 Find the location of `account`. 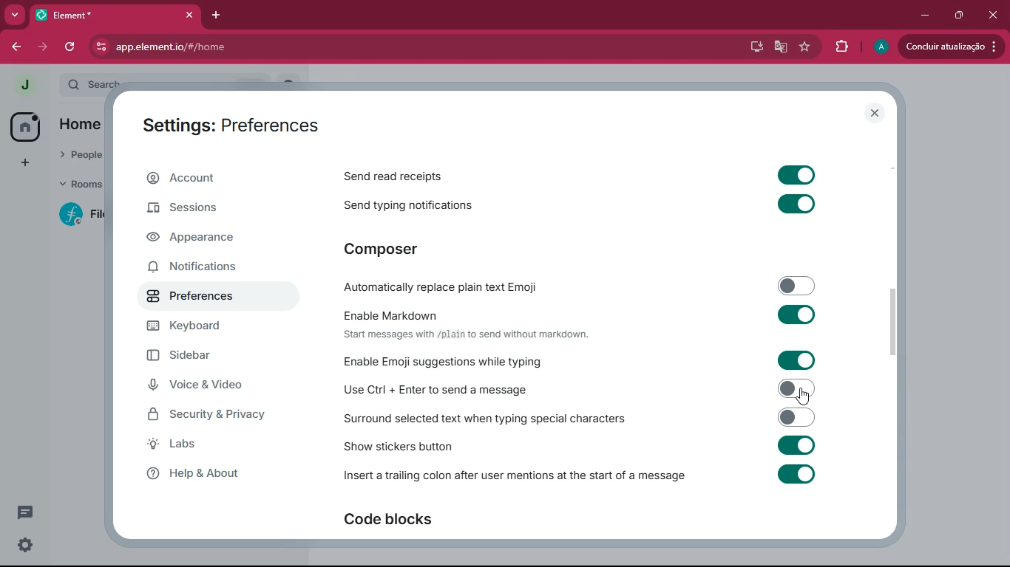

account is located at coordinates (214, 179).